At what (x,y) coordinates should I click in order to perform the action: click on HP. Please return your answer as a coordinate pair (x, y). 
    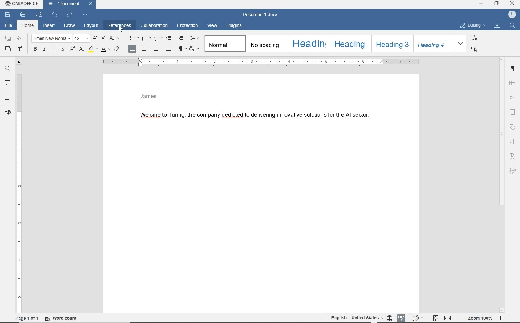
    Looking at the image, I should click on (512, 15).